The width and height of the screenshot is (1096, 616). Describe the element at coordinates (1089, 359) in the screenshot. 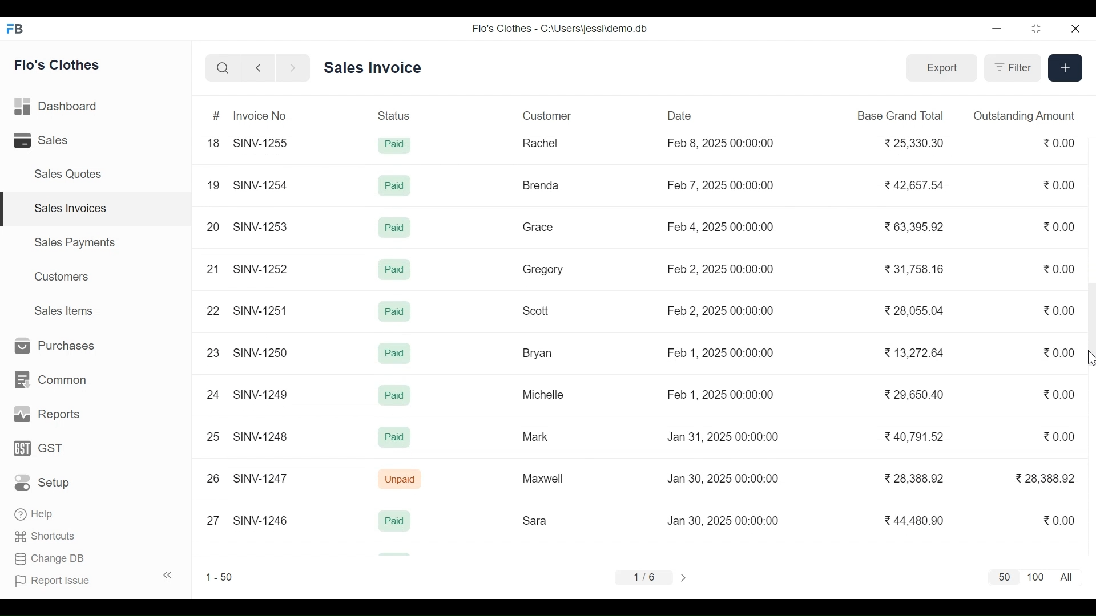

I see `Cursor` at that location.